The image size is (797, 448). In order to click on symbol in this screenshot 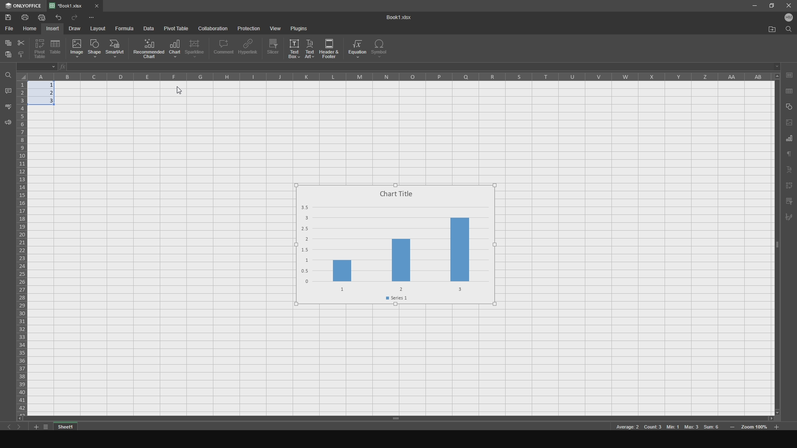, I will do `click(381, 48)`.